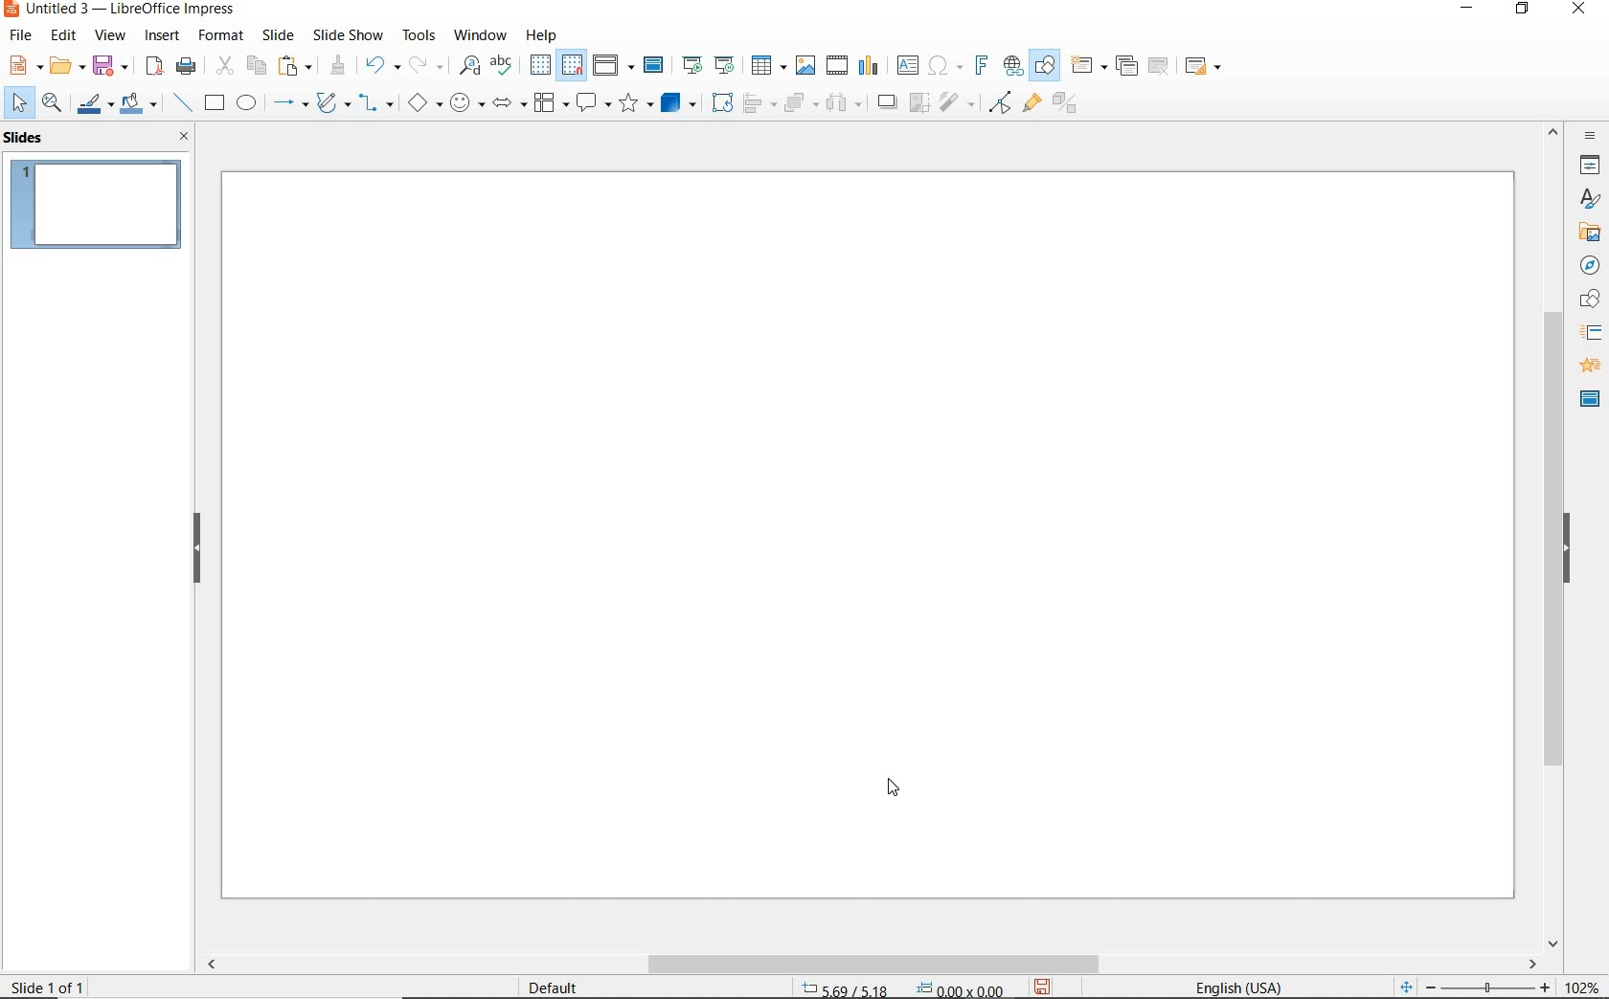 The width and height of the screenshot is (1609, 999). What do you see at coordinates (183, 102) in the screenshot?
I see `INSERT LINE` at bounding box center [183, 102].